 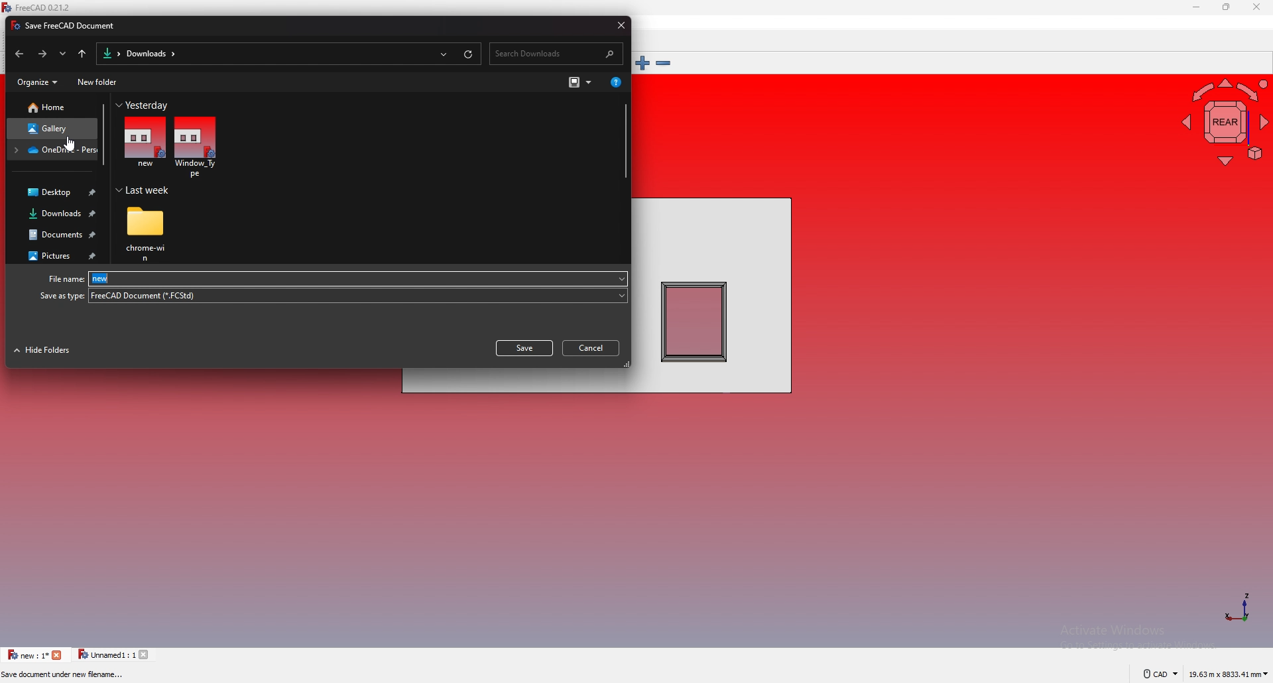 What do you see at coordinates (54, 255) in the screenshot?
I see `pictures` at bounding box center [54, 255].